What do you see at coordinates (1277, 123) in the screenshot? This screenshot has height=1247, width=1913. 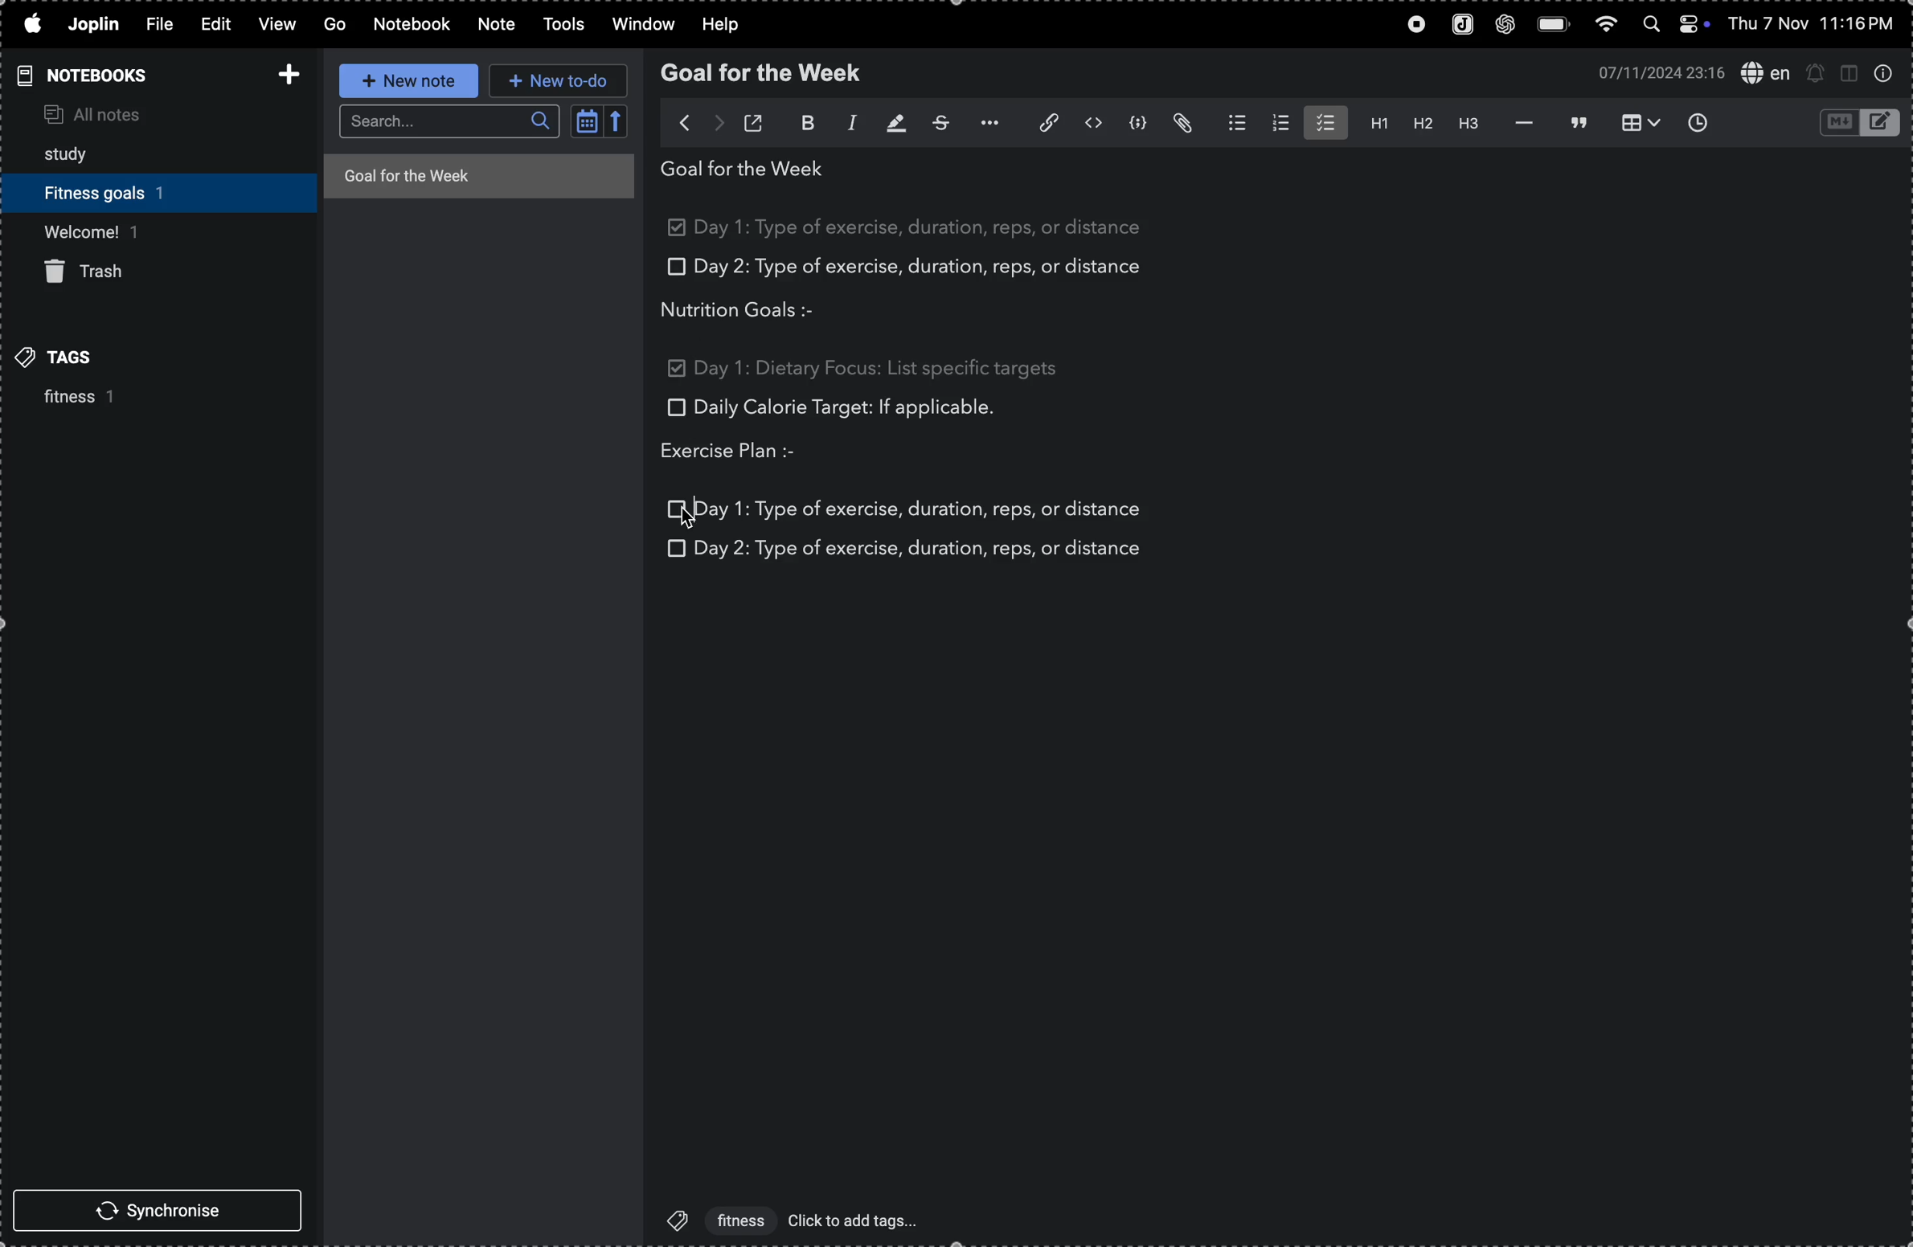 I see `number list` at bounding box center [1277, 123].